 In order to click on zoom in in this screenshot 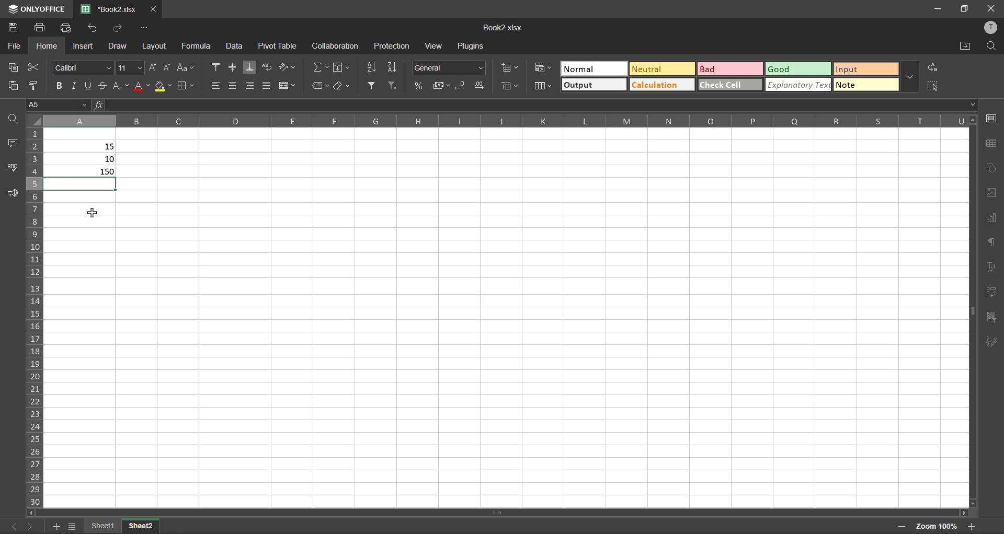, I will do `click(972, 526)`.